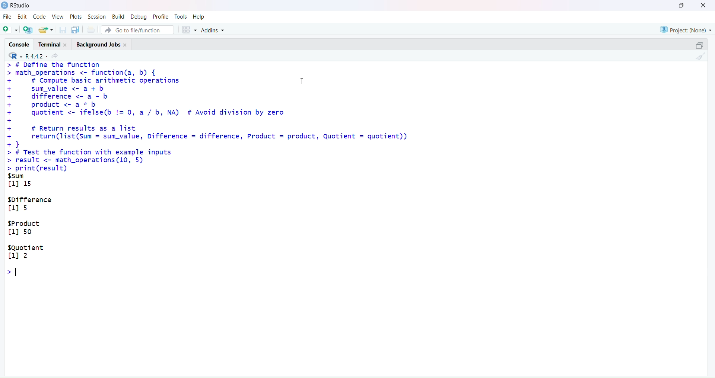  I want to click on R 4.4.2, so click(34, 56).